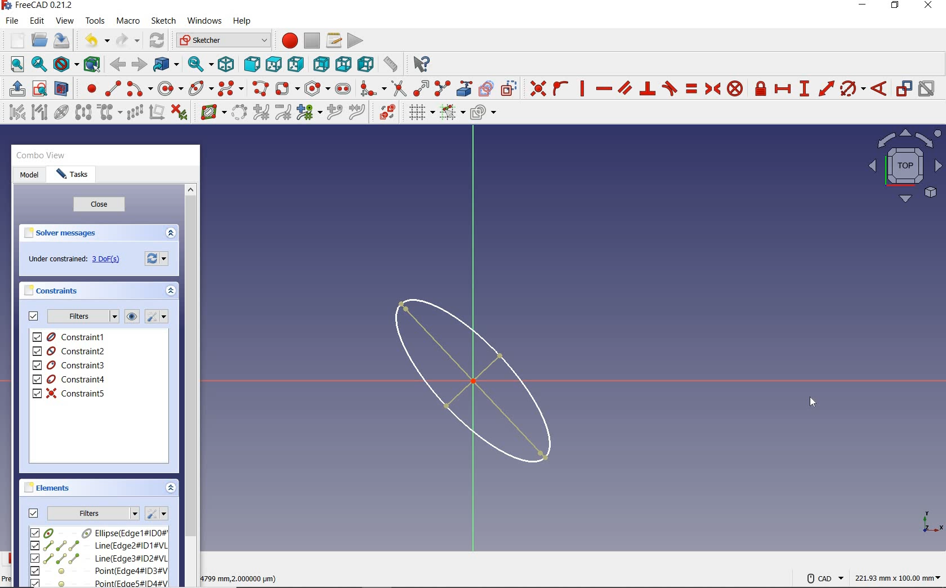 This screenshot has height=588, width=946. I want to click on file, so click(12, 21).